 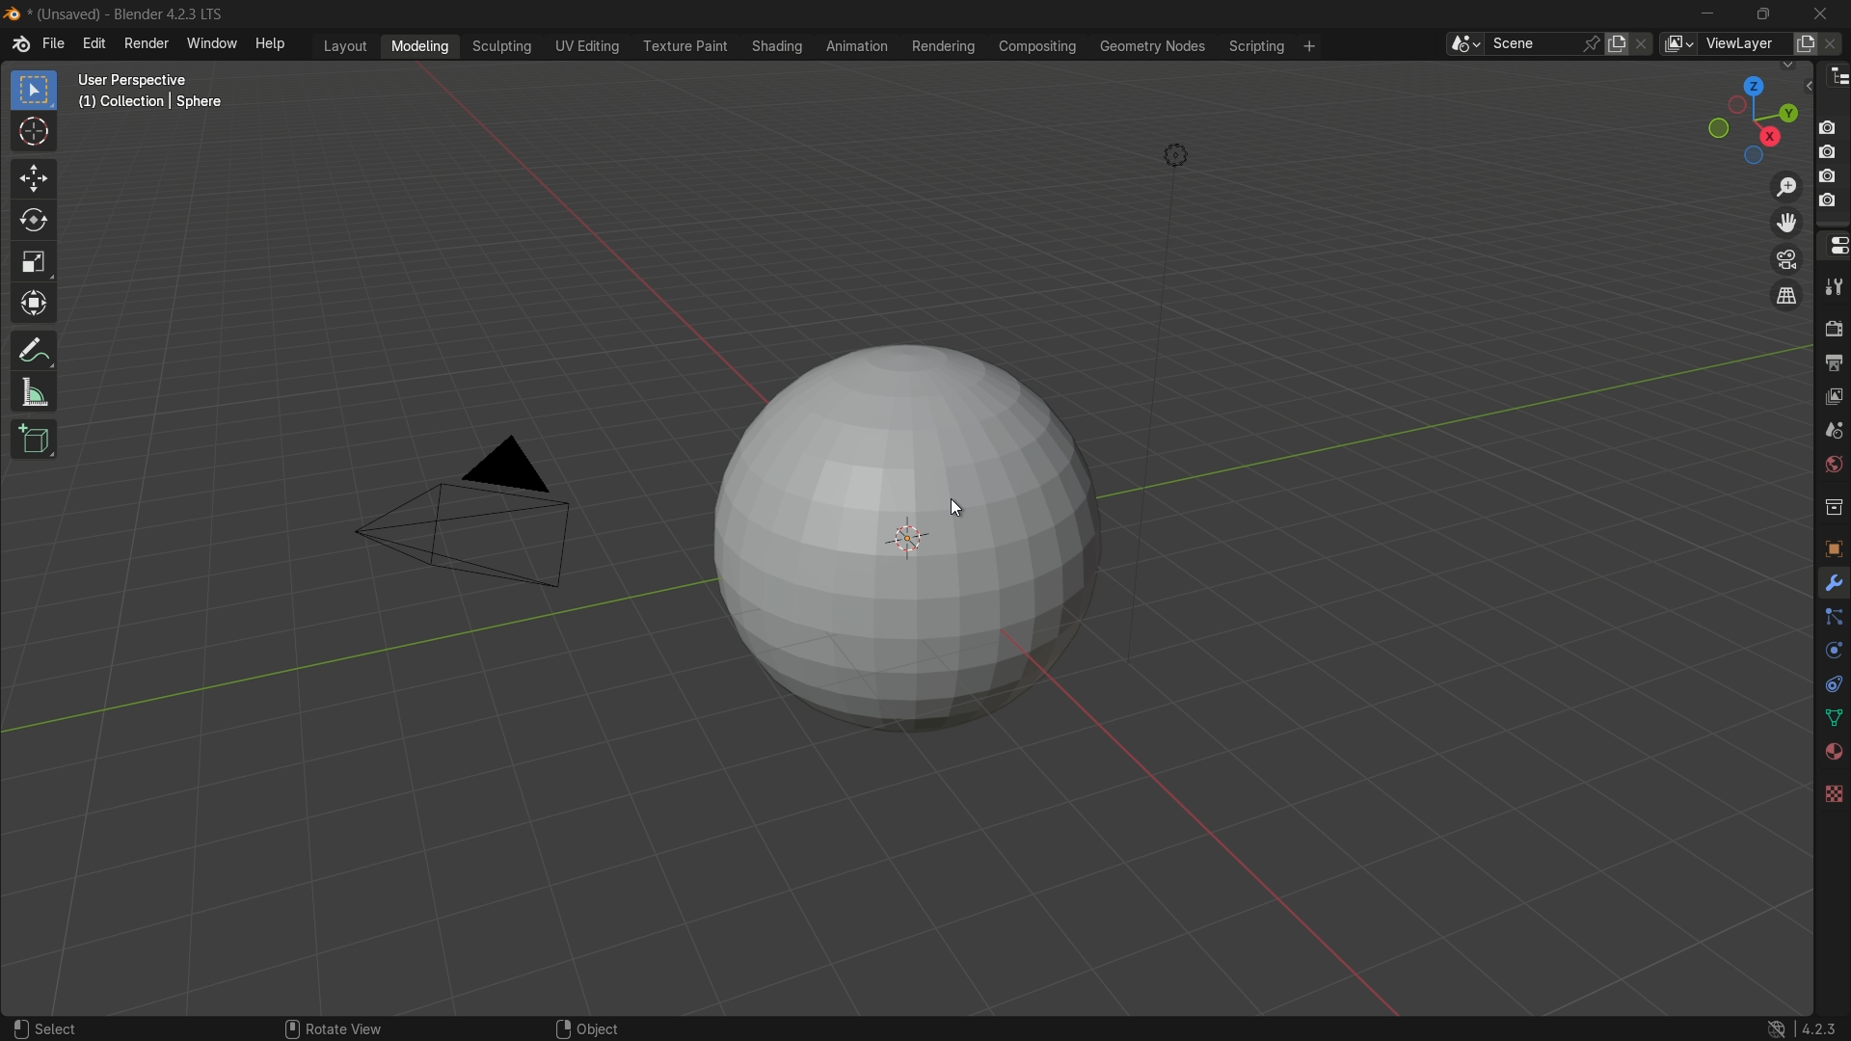 What do you see at coordinates (60, 1022) in the screenshot?
I see `select` at bounding box center [60, 1022].